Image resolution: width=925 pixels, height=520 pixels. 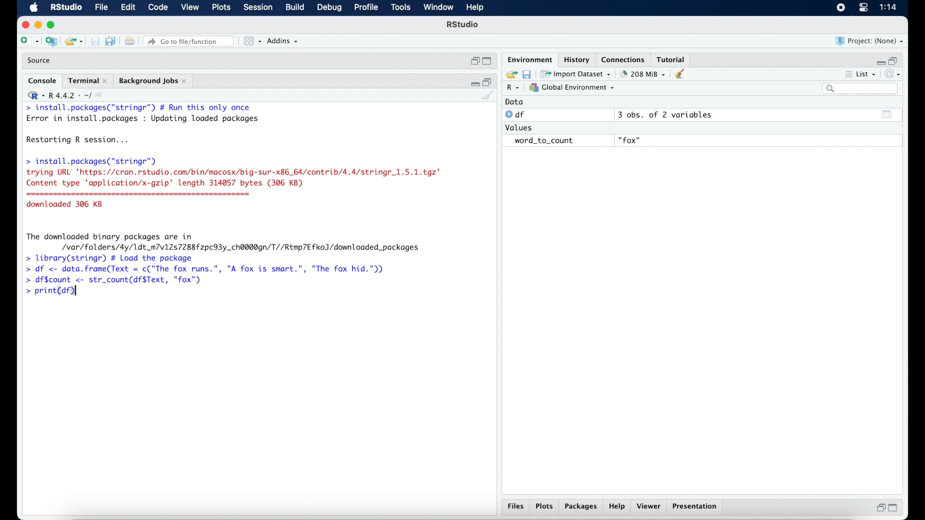 What do you see at coordinates (489, 62) in the screenshot?
I see `maximize` at bounding box center [489, 62].